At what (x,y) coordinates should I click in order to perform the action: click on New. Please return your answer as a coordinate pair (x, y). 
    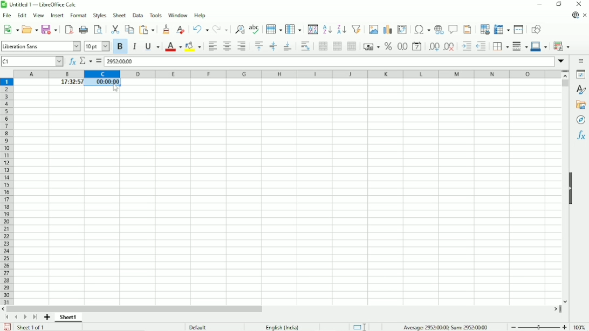
    Looking at the image, I should click on (11, 30).